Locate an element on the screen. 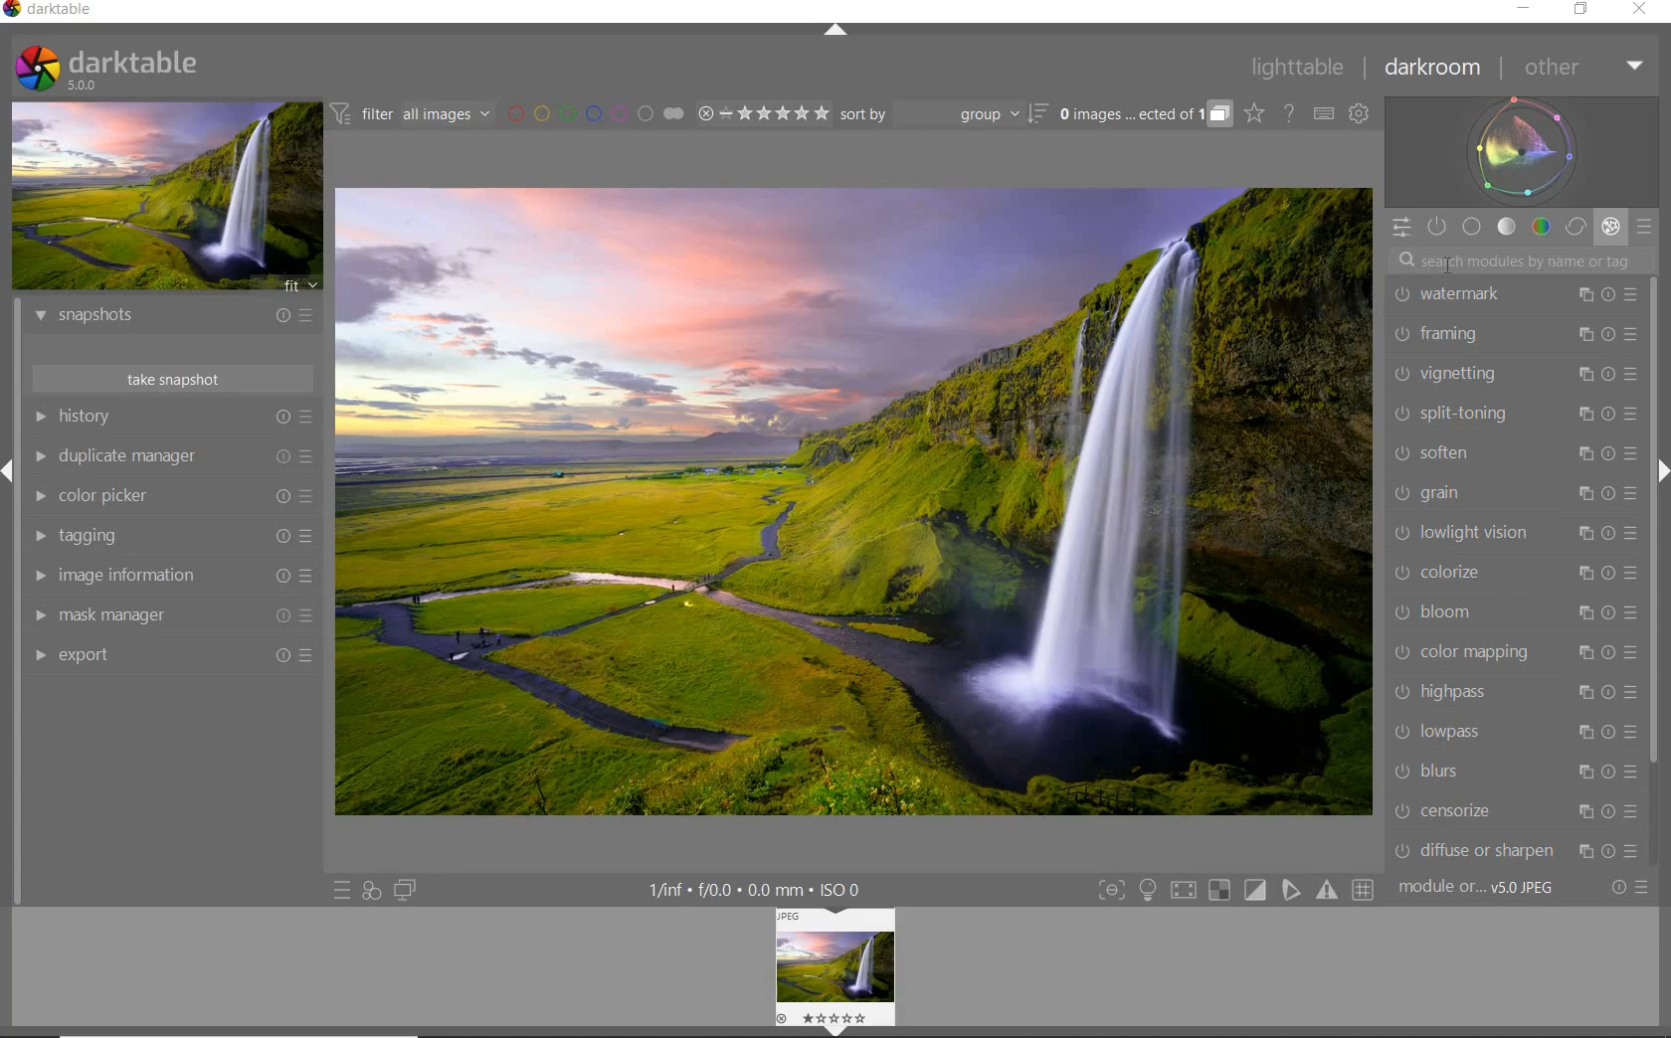 The height and width of the screenshot is (1038, 1671). TOGGLE MODES is located at coordinates (1234, 891).